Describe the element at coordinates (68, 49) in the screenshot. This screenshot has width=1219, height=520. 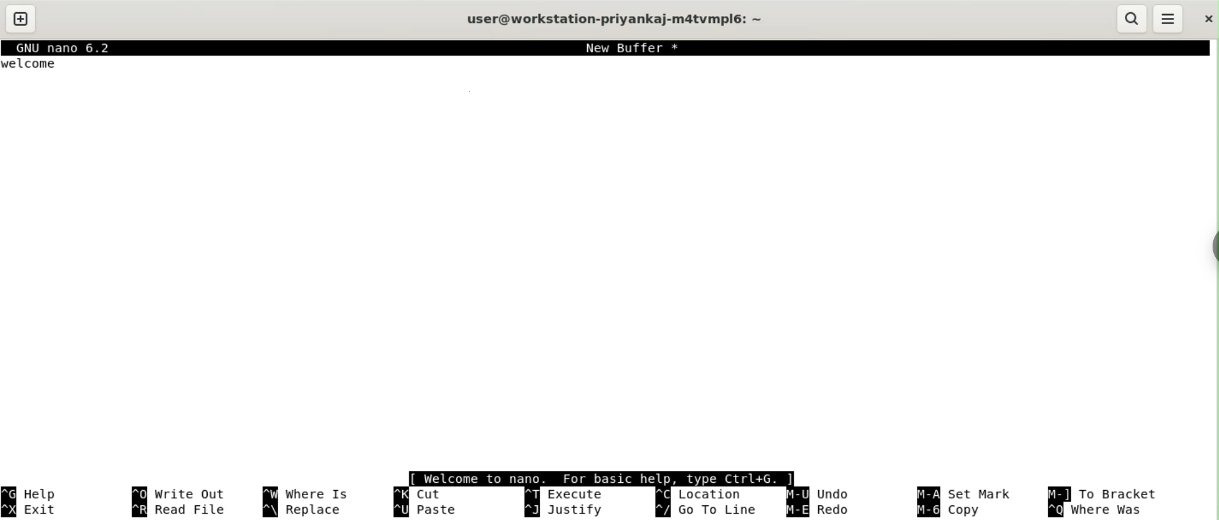
I see `GNU nano 6.2` at that location.